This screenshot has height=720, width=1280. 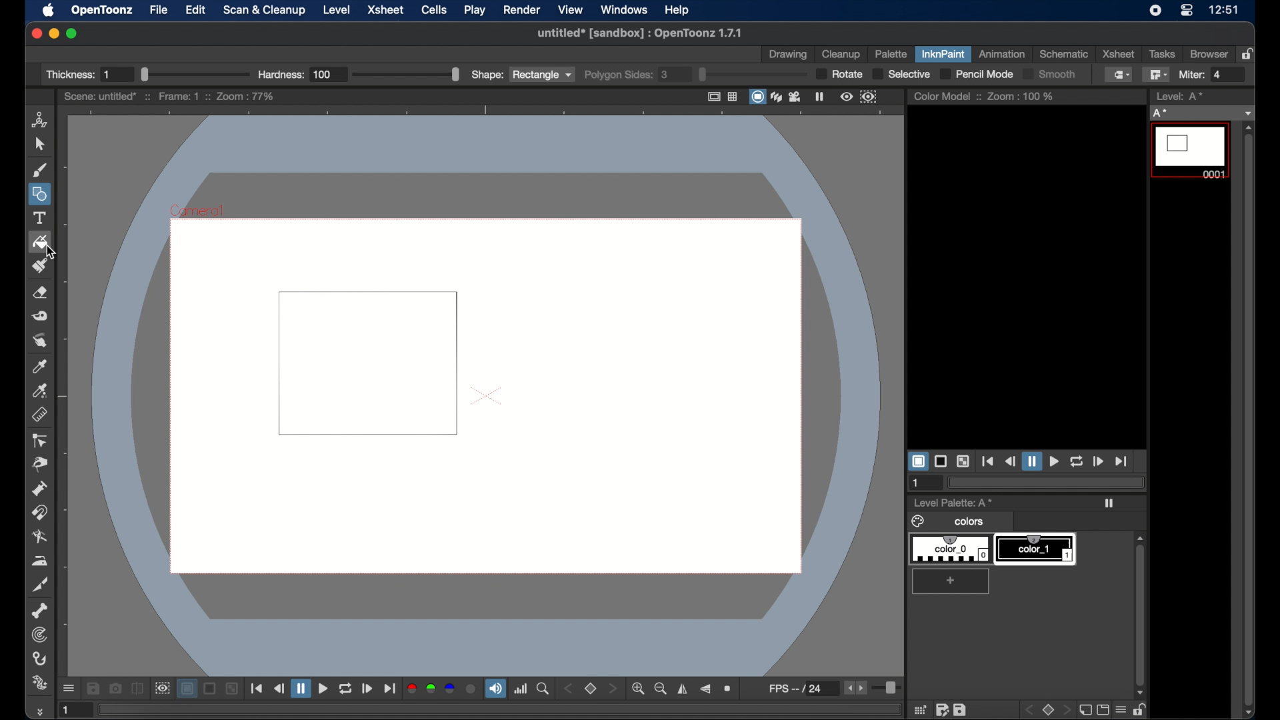 What do you see at coordinates (69, 689) in the screenshot?
I see `more options` at bounding box center [69, 689].